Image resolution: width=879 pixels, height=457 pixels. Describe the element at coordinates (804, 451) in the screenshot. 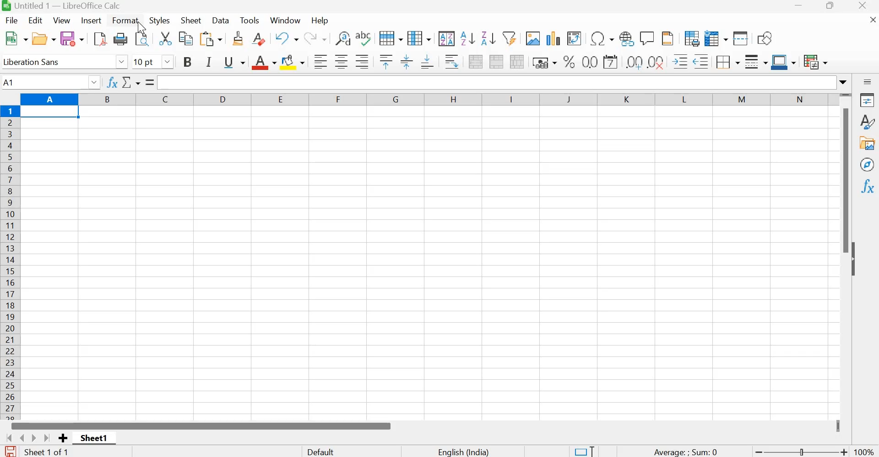

I see `toggle` at that location.